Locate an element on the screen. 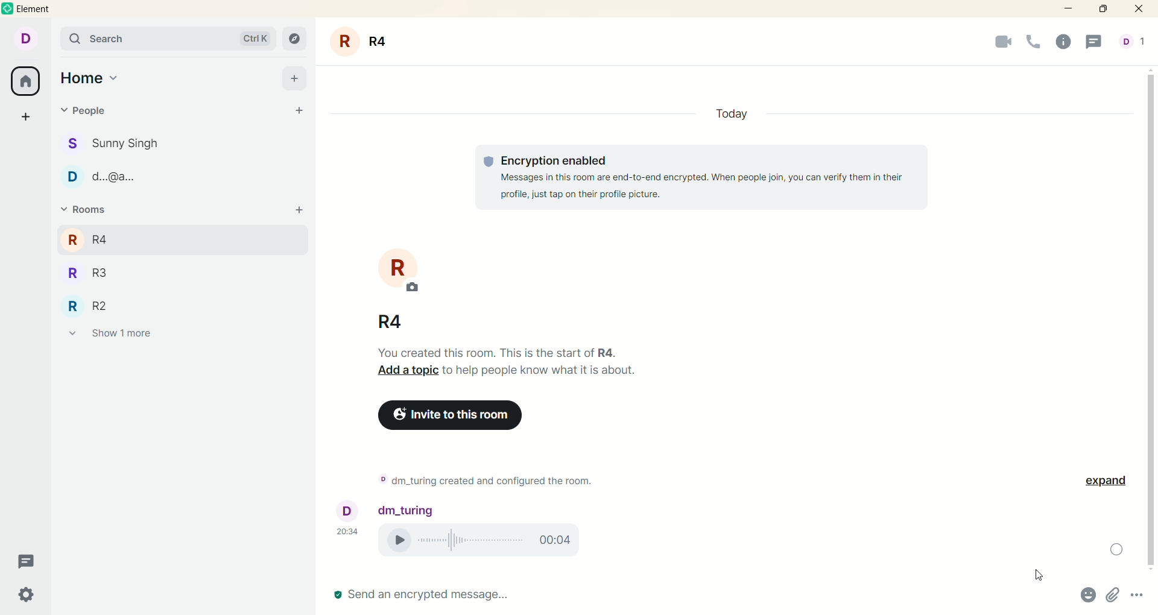 This screenshot has height=615, width=1158. emoji is located at coordinates (1090, 596).